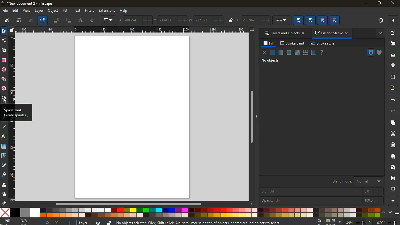 The height and width of the screenshot is (225, 400). Describe the element at coordinates (314, 53) in the screenshot. I see `screen` at that location.